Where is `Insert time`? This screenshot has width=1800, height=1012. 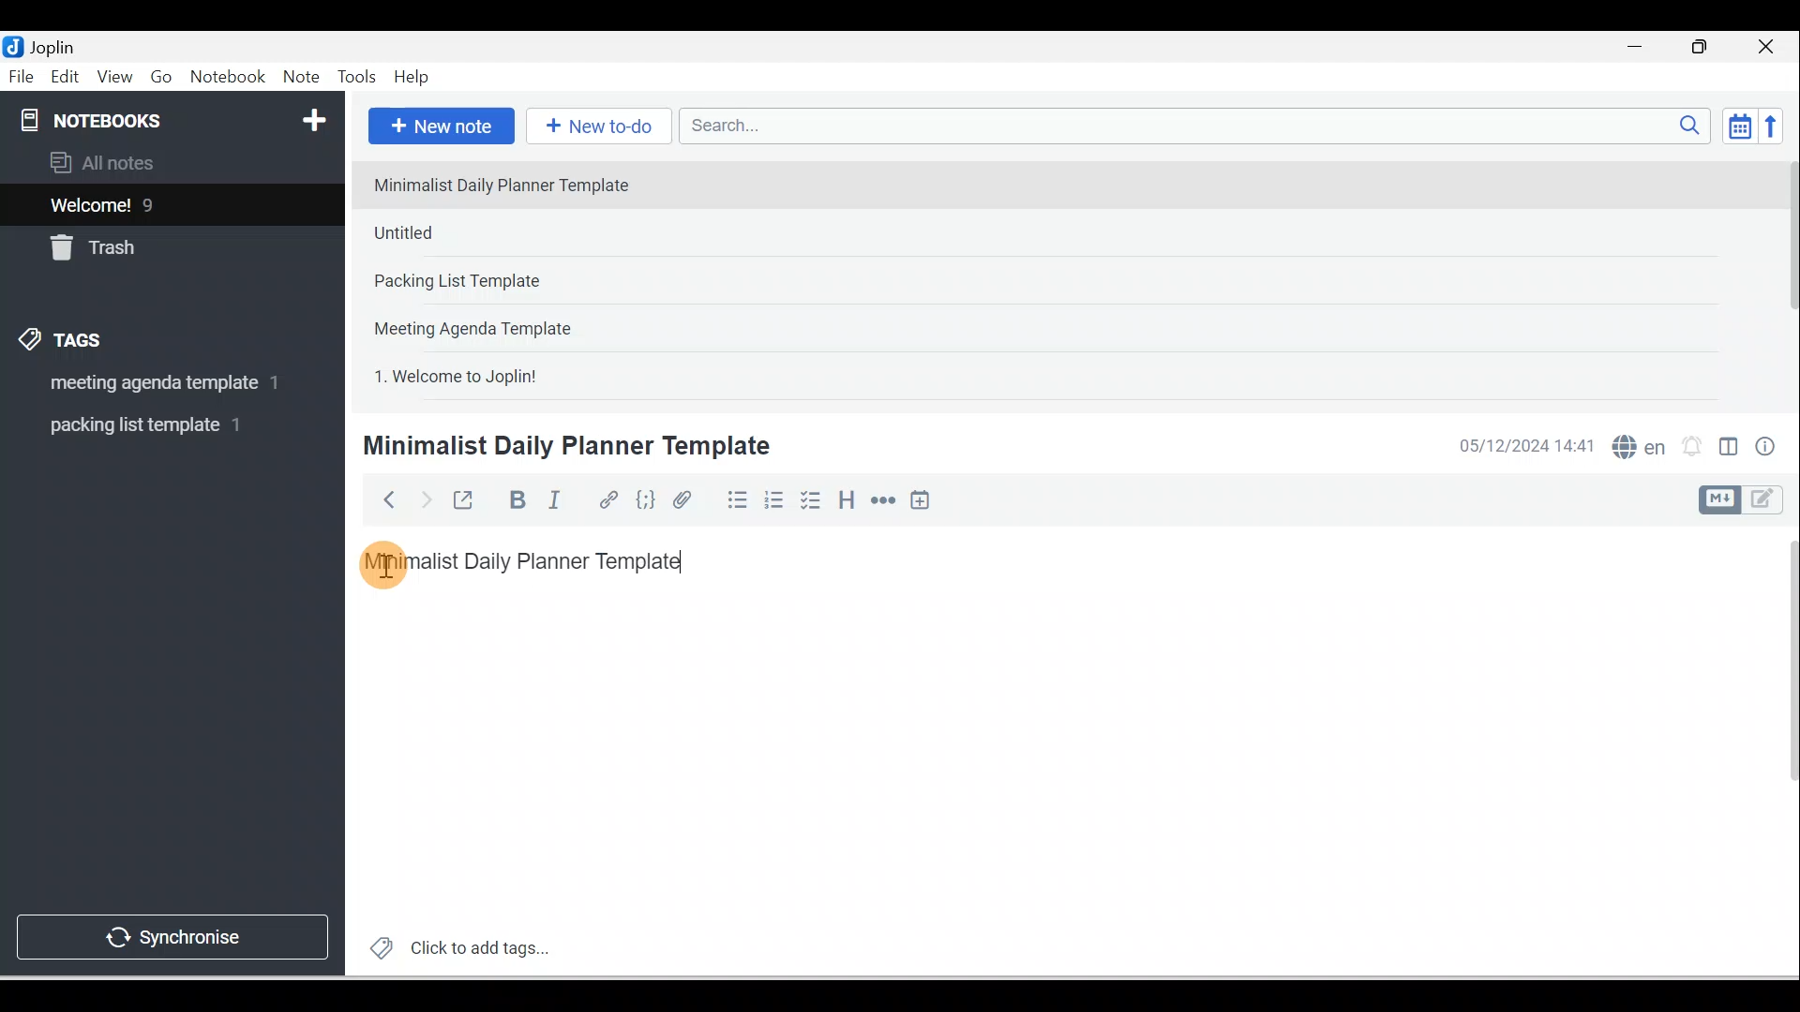 Insert time is located at coordinates (920, 501).